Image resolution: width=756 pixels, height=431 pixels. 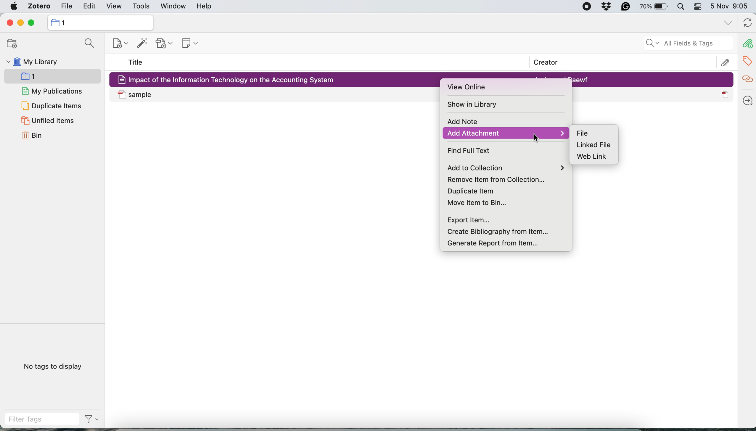 I want to click on searcg, so click(x=87, y=44).